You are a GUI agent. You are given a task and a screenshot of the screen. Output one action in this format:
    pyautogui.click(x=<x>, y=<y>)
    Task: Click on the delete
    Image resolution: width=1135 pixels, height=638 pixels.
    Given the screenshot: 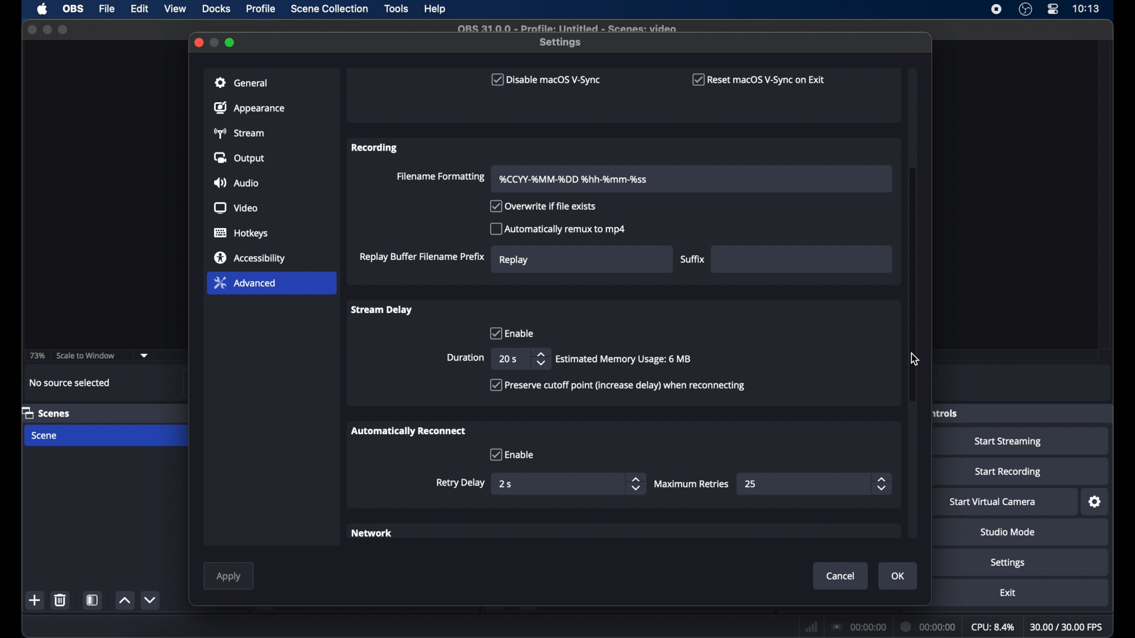 What is the action you would take?
    pyautogui.click(x=60, y=600)
    